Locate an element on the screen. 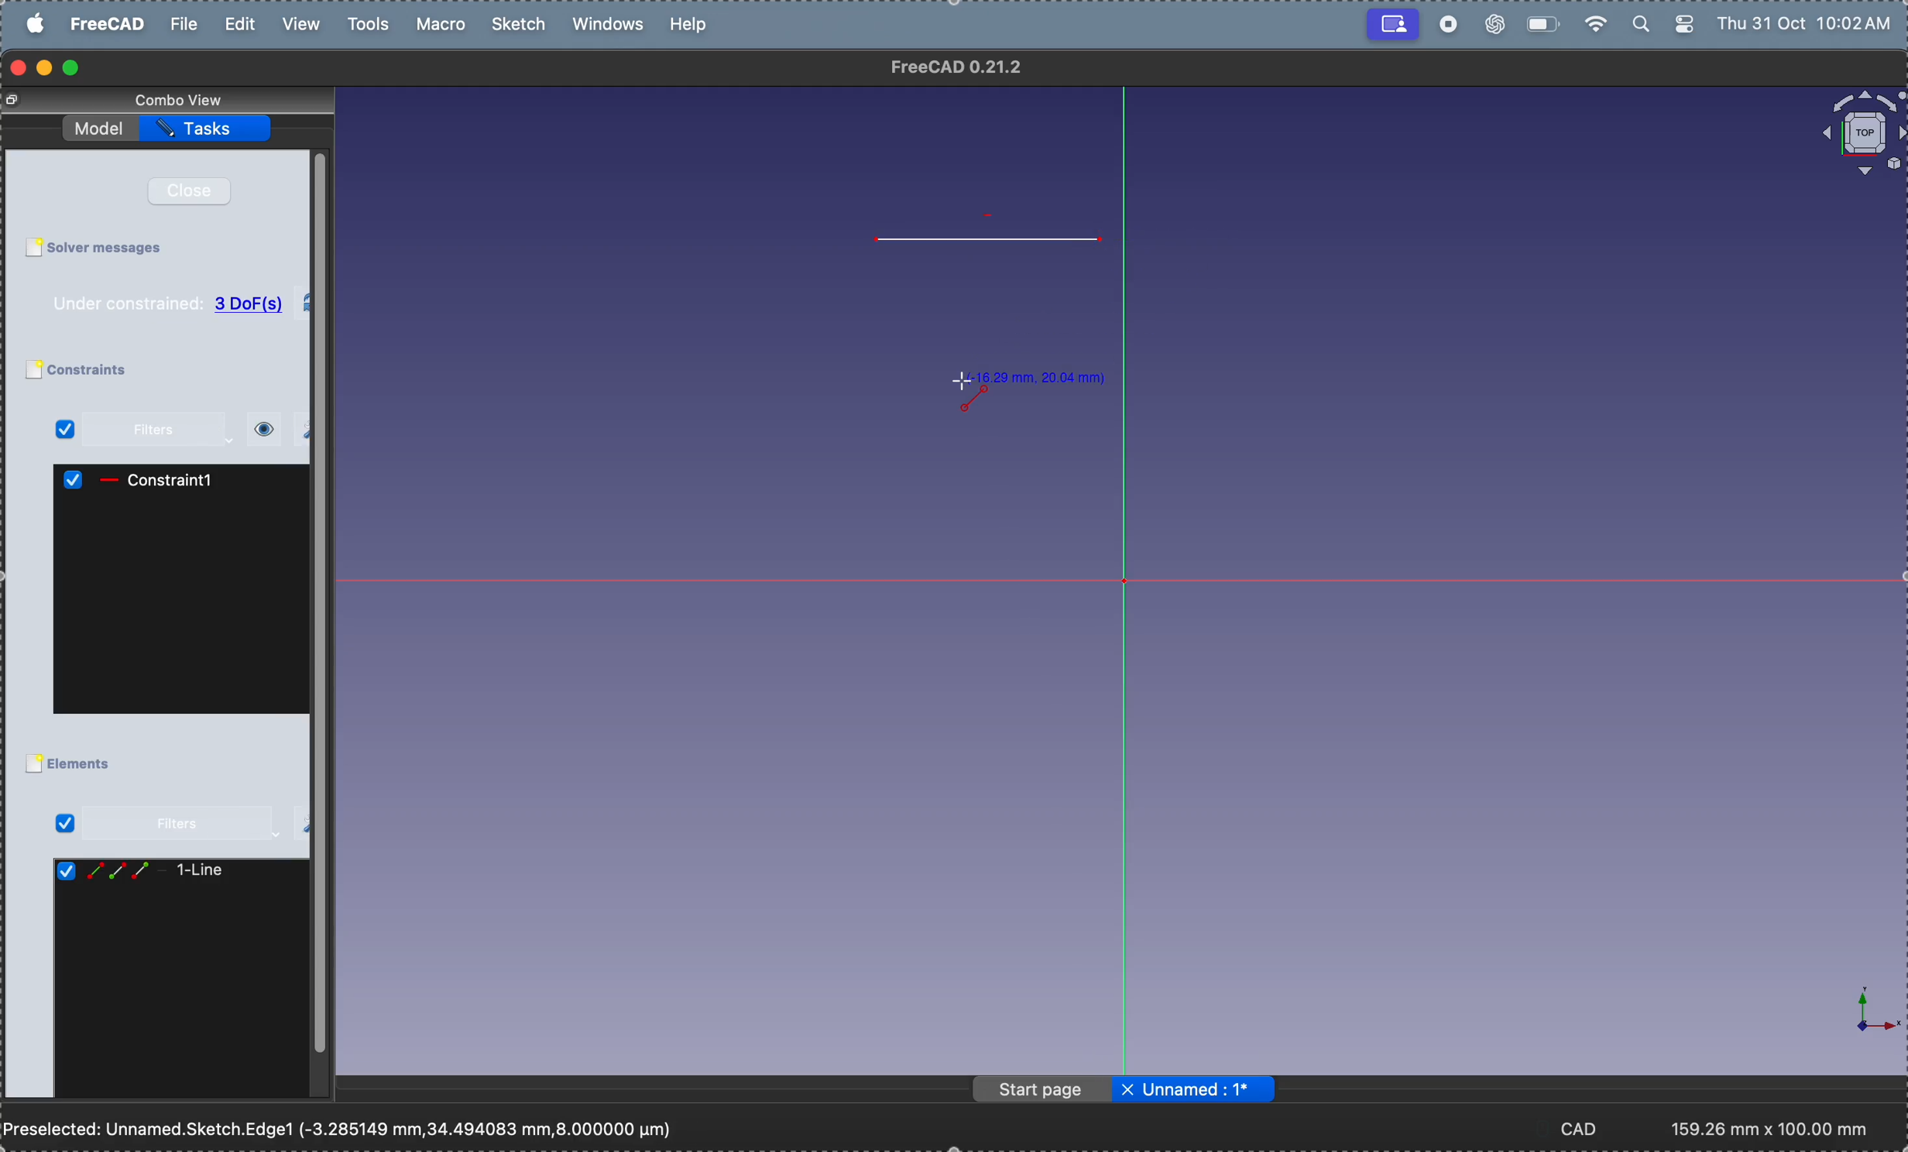 Image resolution: width=1908 pixels, height=1152 pixels. tools is located at coordinates (372, 25).